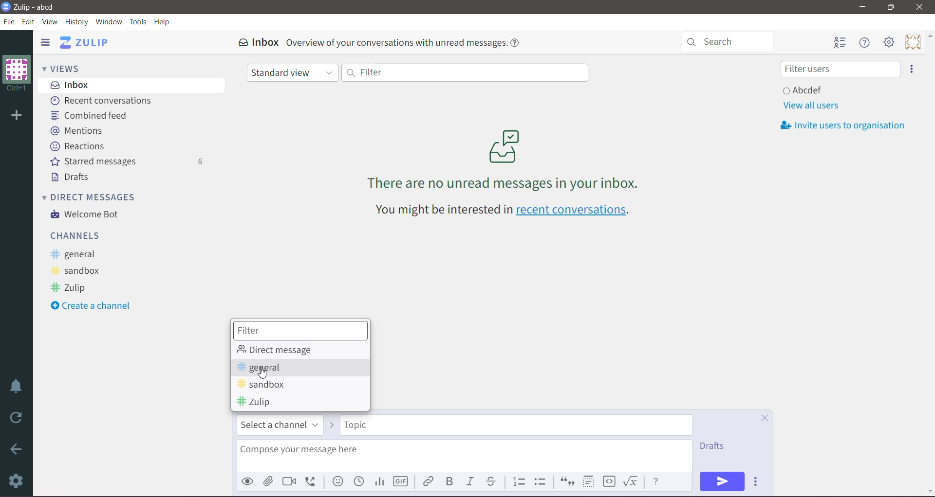 The width and height of the screenshot is (935, 497). What do you see at coordinates (76, 254) in the screenshot?
I see `general` at bounding box center [76, 254].